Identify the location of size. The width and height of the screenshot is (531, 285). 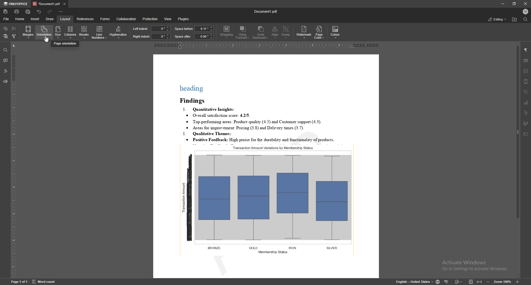
(58, 32).